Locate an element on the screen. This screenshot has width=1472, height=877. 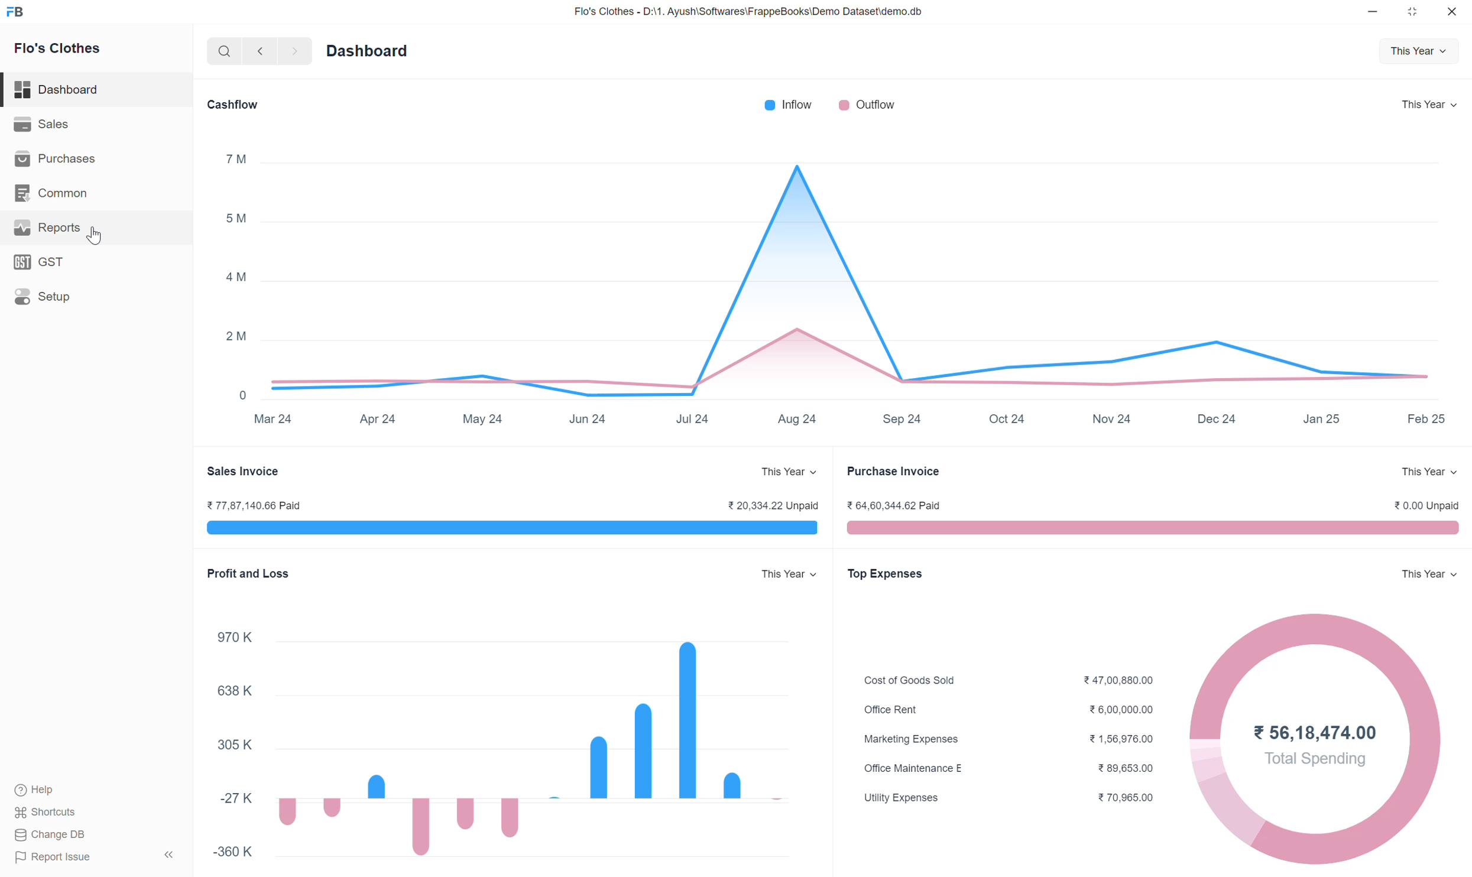
dashboard is located at coordinates (57, 87).